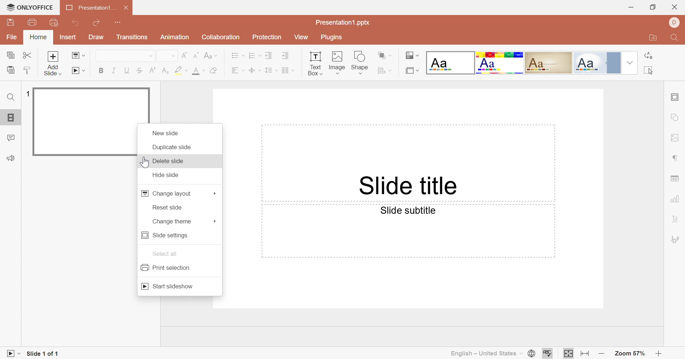 The image size is (685, 359). What do you see at coordinates (177, 70) in the screenshot?
I see `Highlight color` at bounding box center [177, 70].